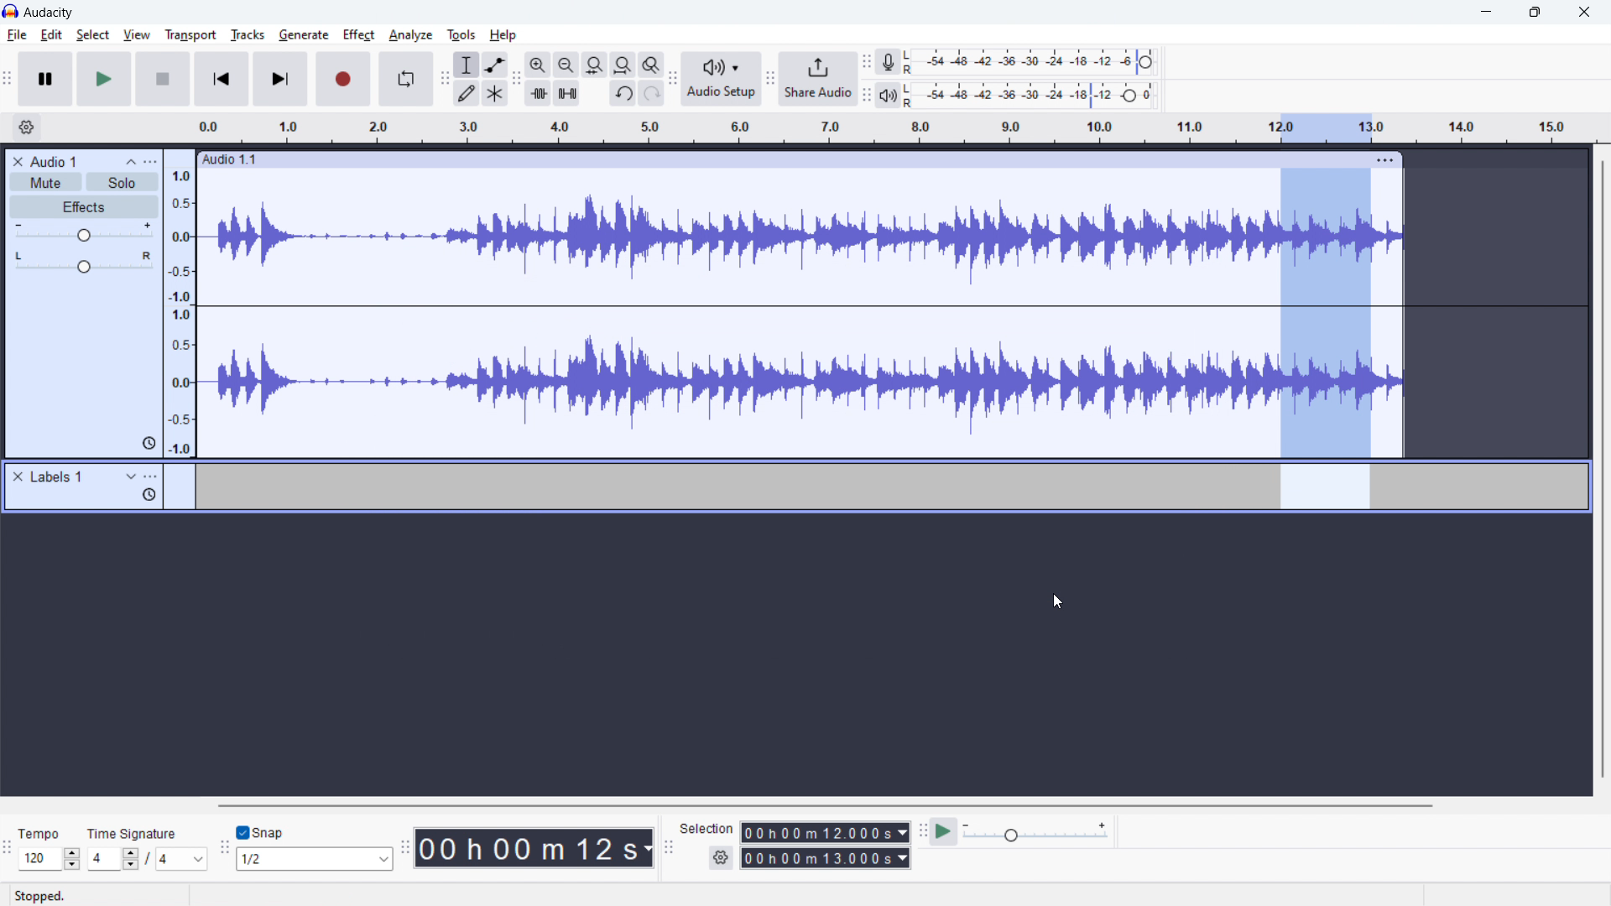 The width and height of the screenshot is (1611, 906). Describe the element at coordinates (405, 78) in the screenshot. I see `enable loop` at that location.